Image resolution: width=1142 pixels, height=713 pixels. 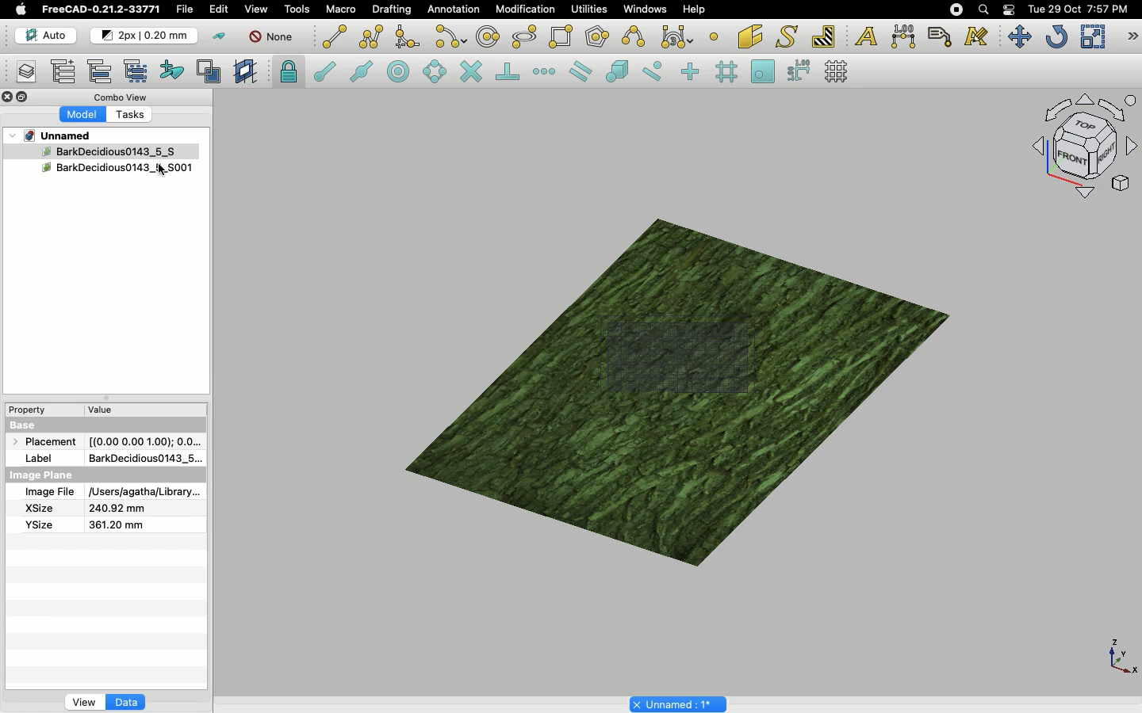 I want to click on Line, so click(x=335, y=36).